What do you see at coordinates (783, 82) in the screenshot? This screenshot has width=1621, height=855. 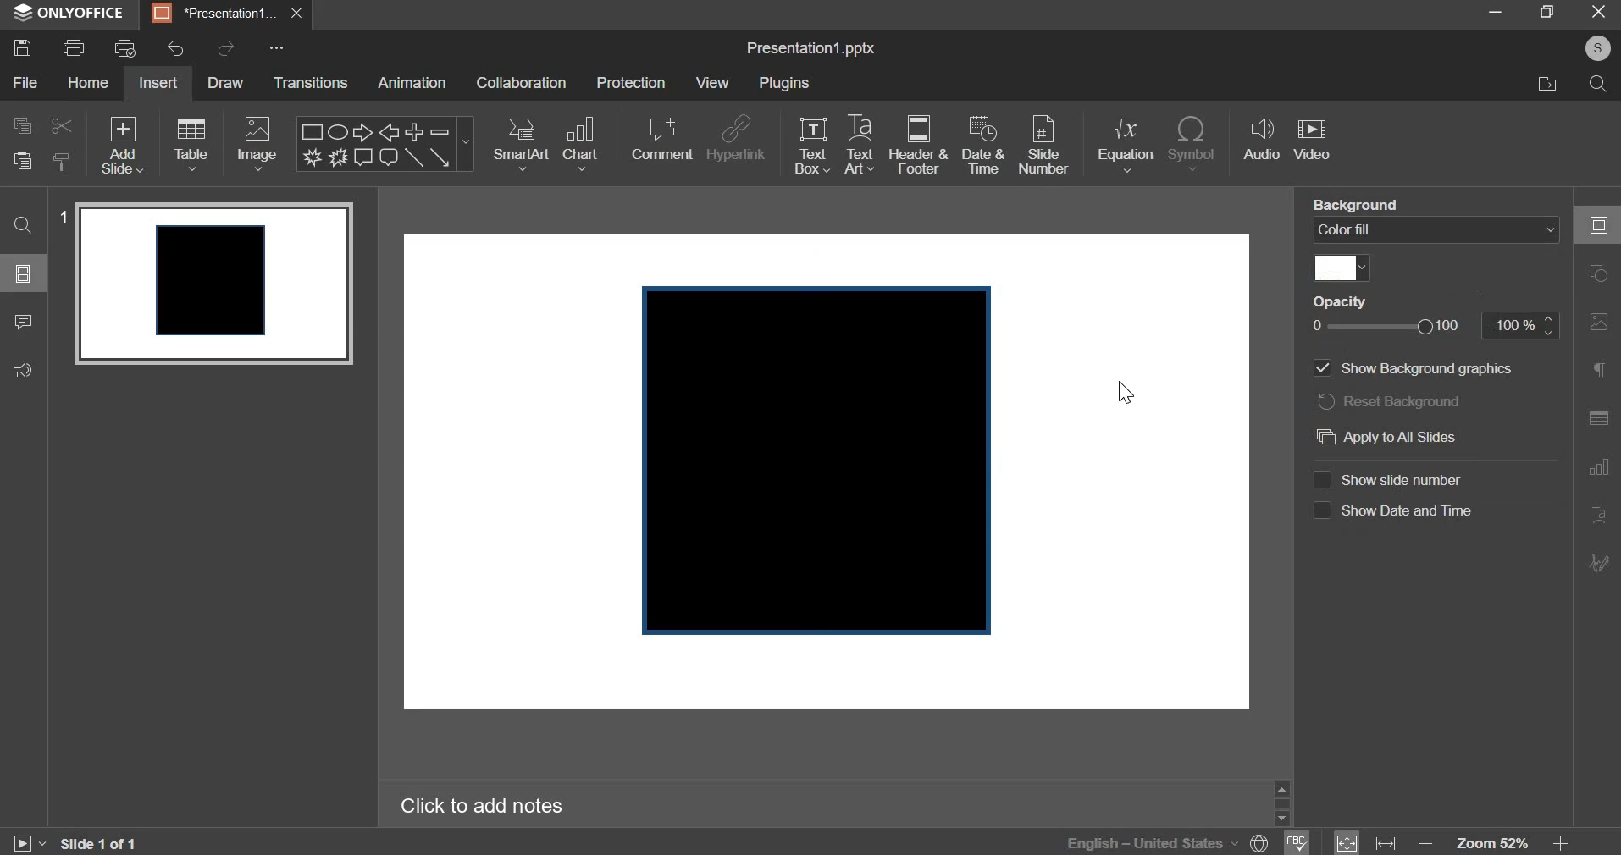 I see `plugins` at bounding box center [783, 82].